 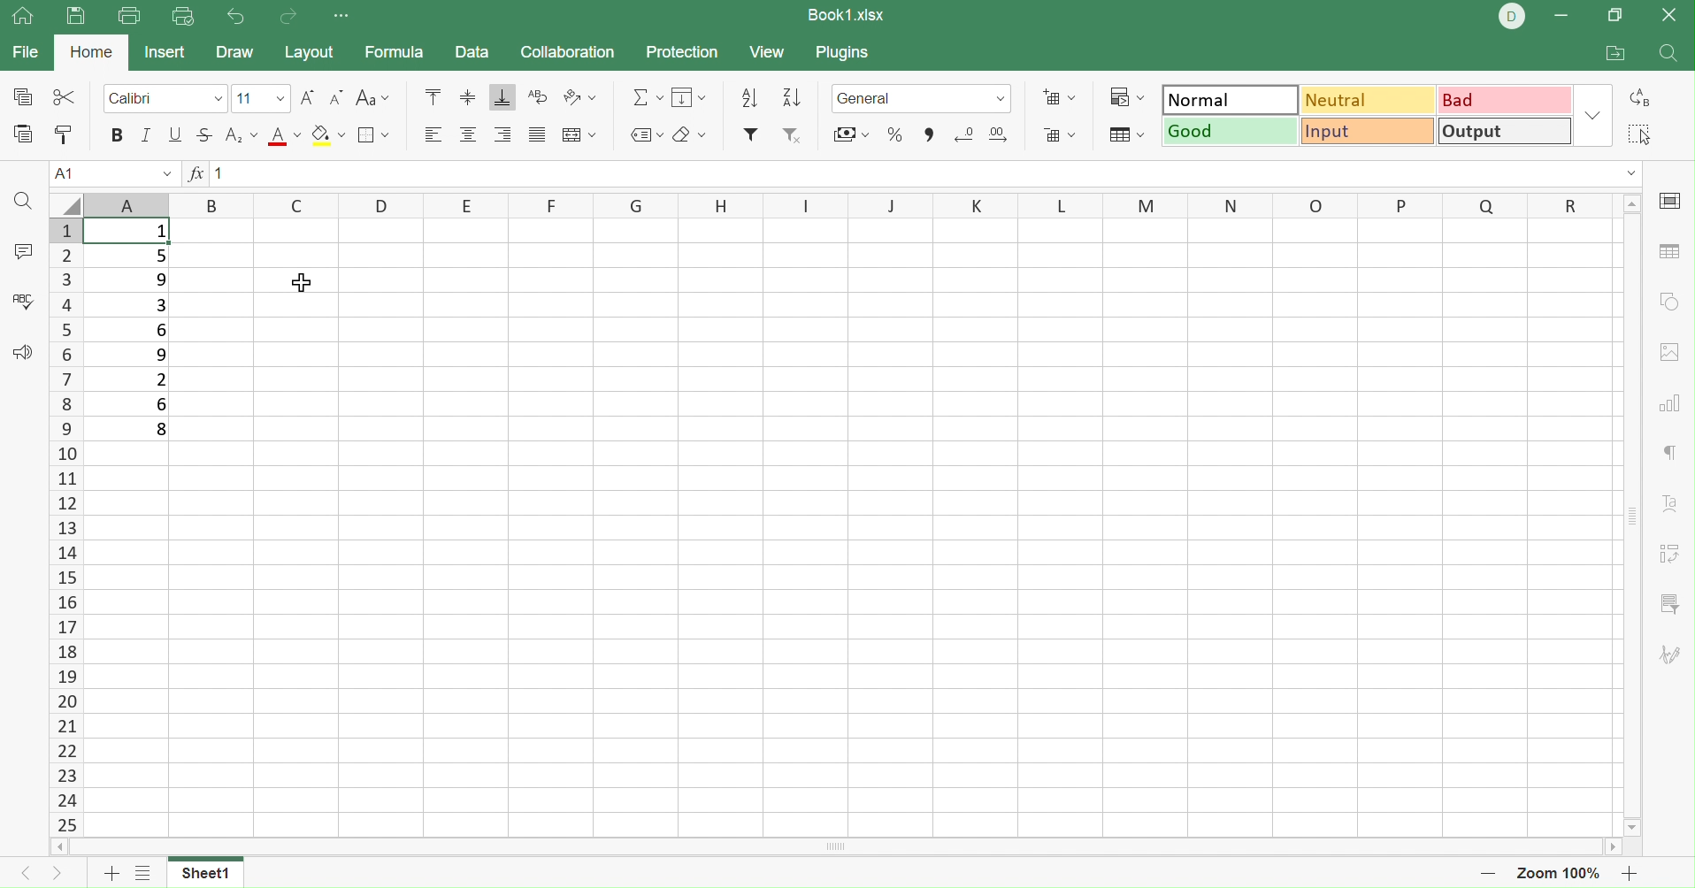 What do you see at coordinates (260, 99) in the screenshot?
I see `Font size` at bounding box center [260, 99].